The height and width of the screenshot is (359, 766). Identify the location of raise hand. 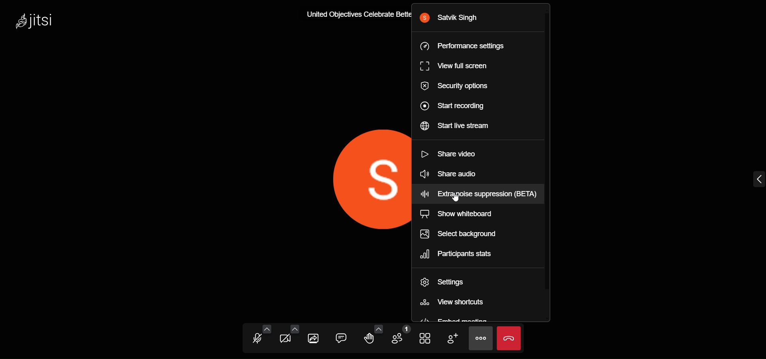
(371, 340).